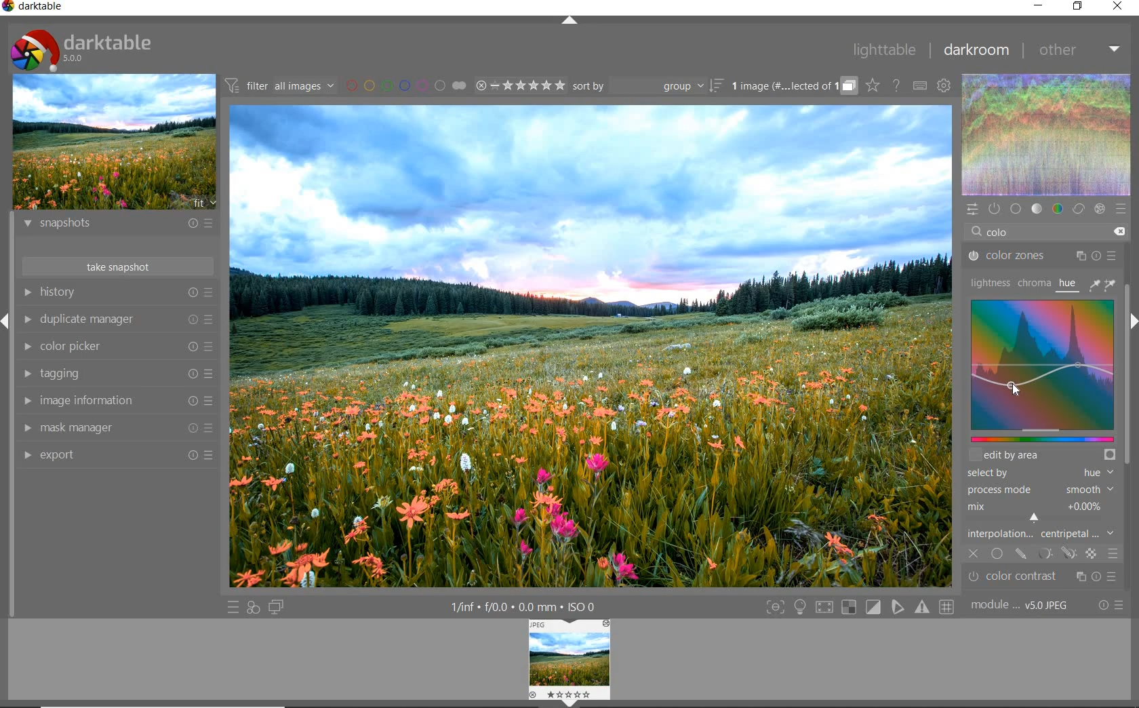 Image resolution: width=1139 pixels, height=708 pixels. What do you see at coordinates (1068, 286) in the screenshot?
I see `hue` at bounding box center [1068, 286].